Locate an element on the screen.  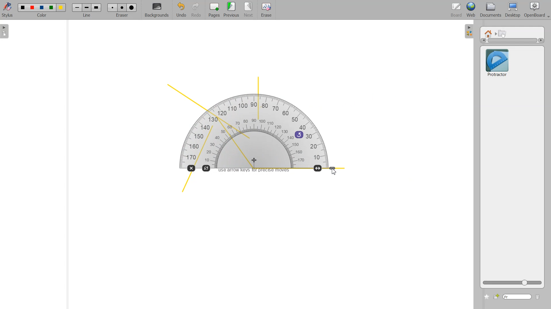
Protractor is located at coordinates (255, 130).